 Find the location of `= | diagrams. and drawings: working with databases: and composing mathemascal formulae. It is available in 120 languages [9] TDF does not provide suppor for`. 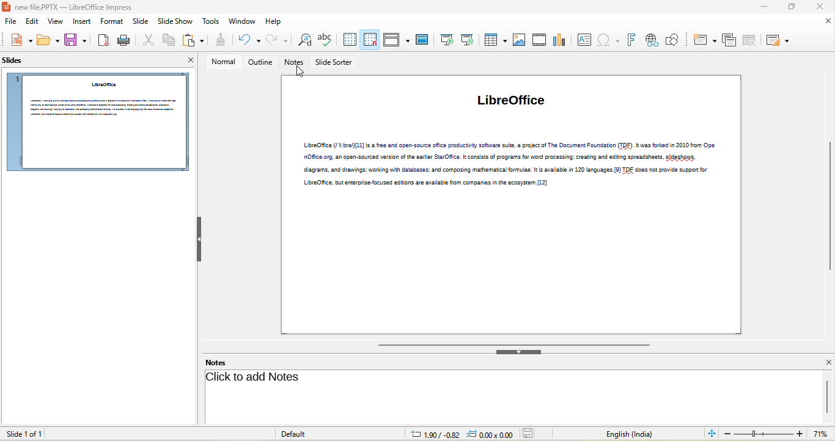

= | diagrams. and drawings: working with databases: and composing mathemascal formulae. It is available in 120 languages [9] TDF does not provide suppor for is located at coordinates (505, 170).